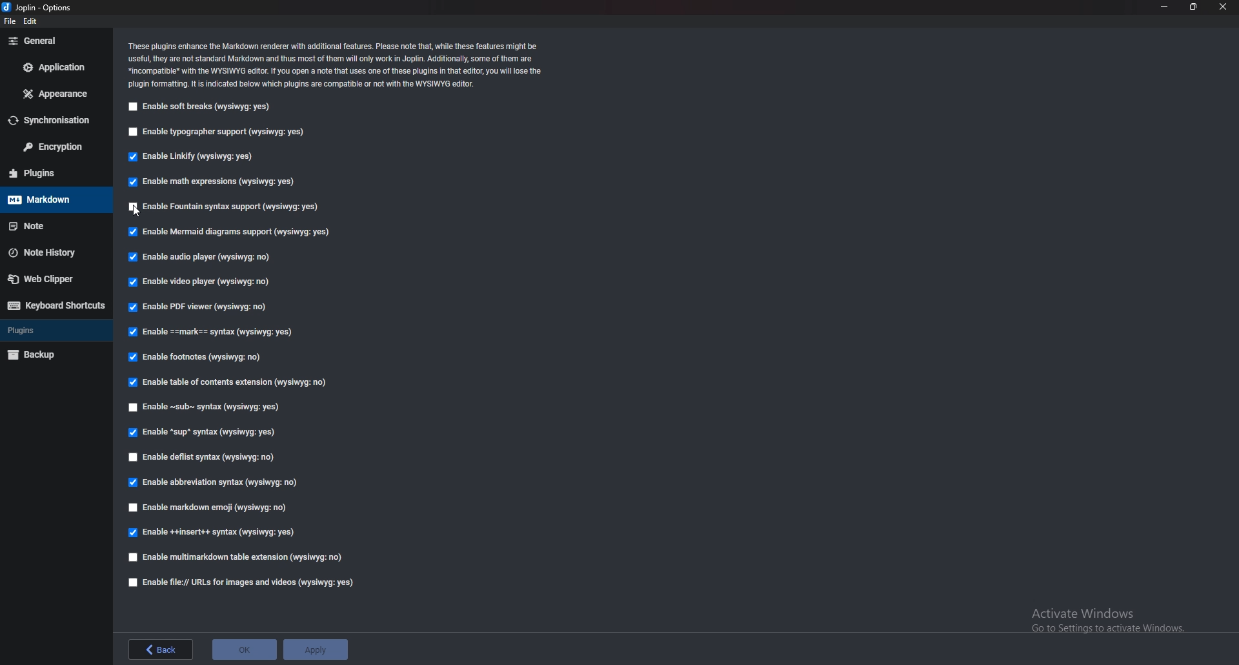 The height and width of the screenshot is (665, 1239). What do you see at coordinates (55, 69) in the screenshot?
I see `Application` at bounding box center [55, 69].